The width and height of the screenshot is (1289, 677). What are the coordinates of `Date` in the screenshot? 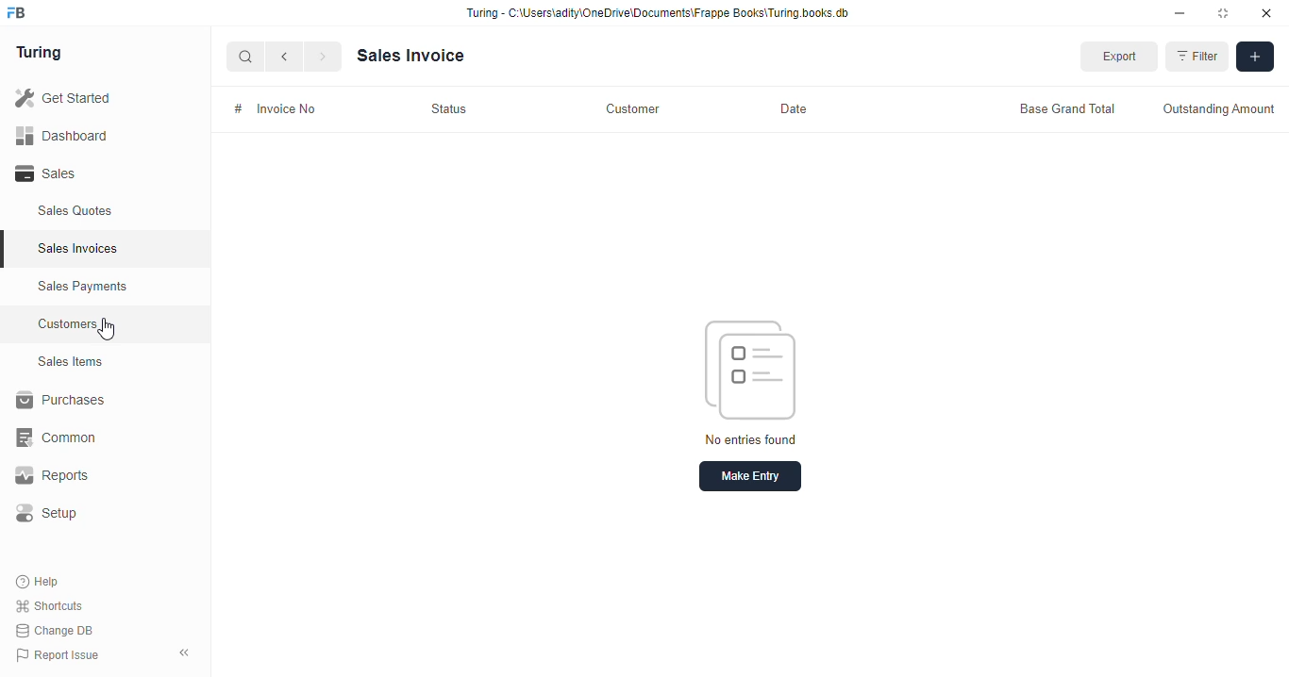 It's located at (789, 108).